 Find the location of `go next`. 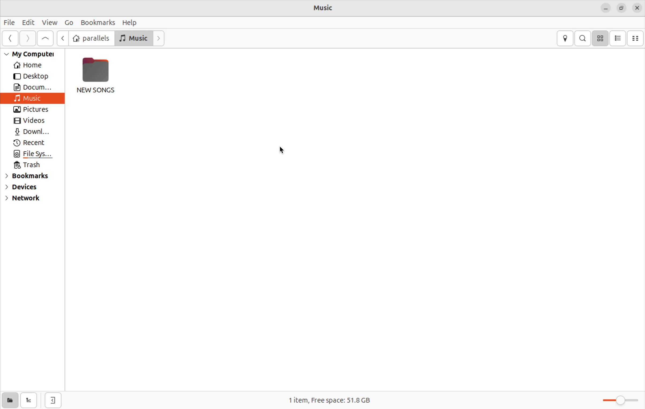

go next is located at coordinates (28, 39).